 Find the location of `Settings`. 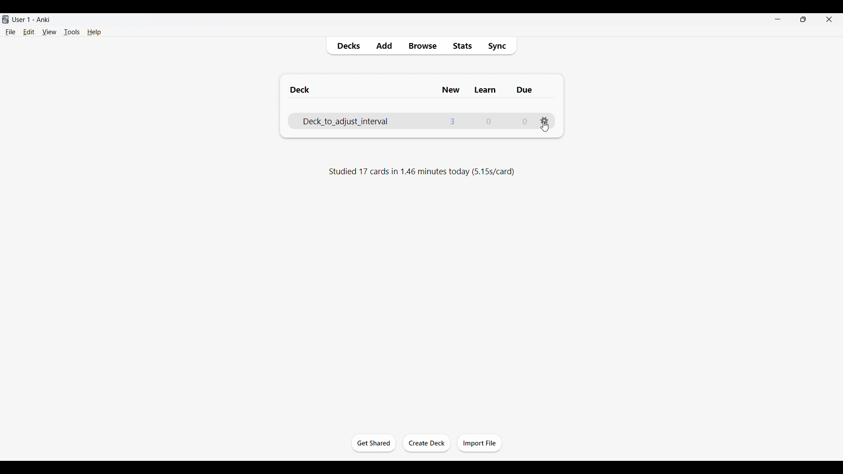

Settings is located at coordinates (544, 121).